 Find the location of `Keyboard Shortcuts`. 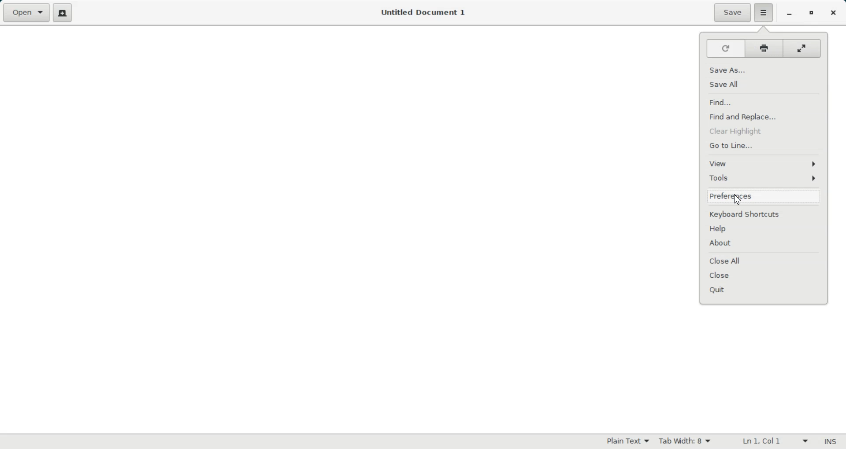

Keyboard Shortcuts is located at coordinates (764, 213).